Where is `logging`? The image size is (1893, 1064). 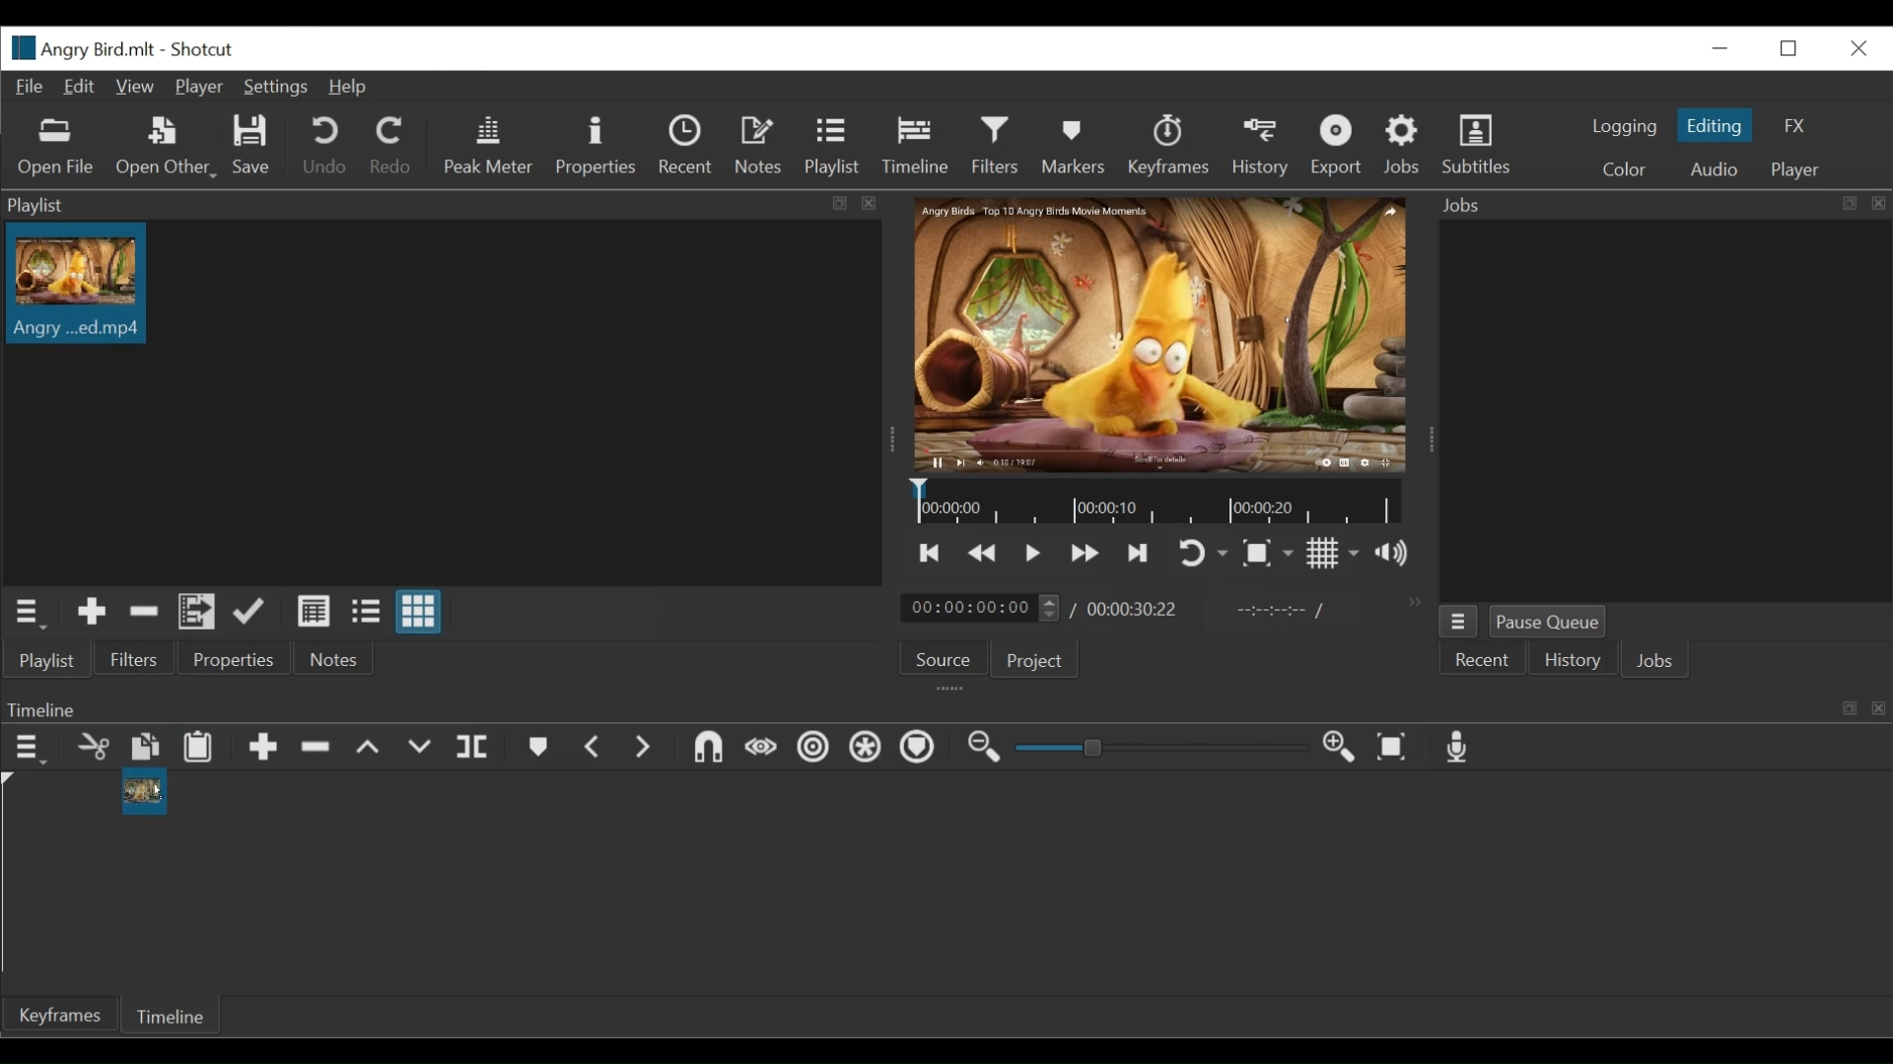
logging is located at coordinates (1623, 129).